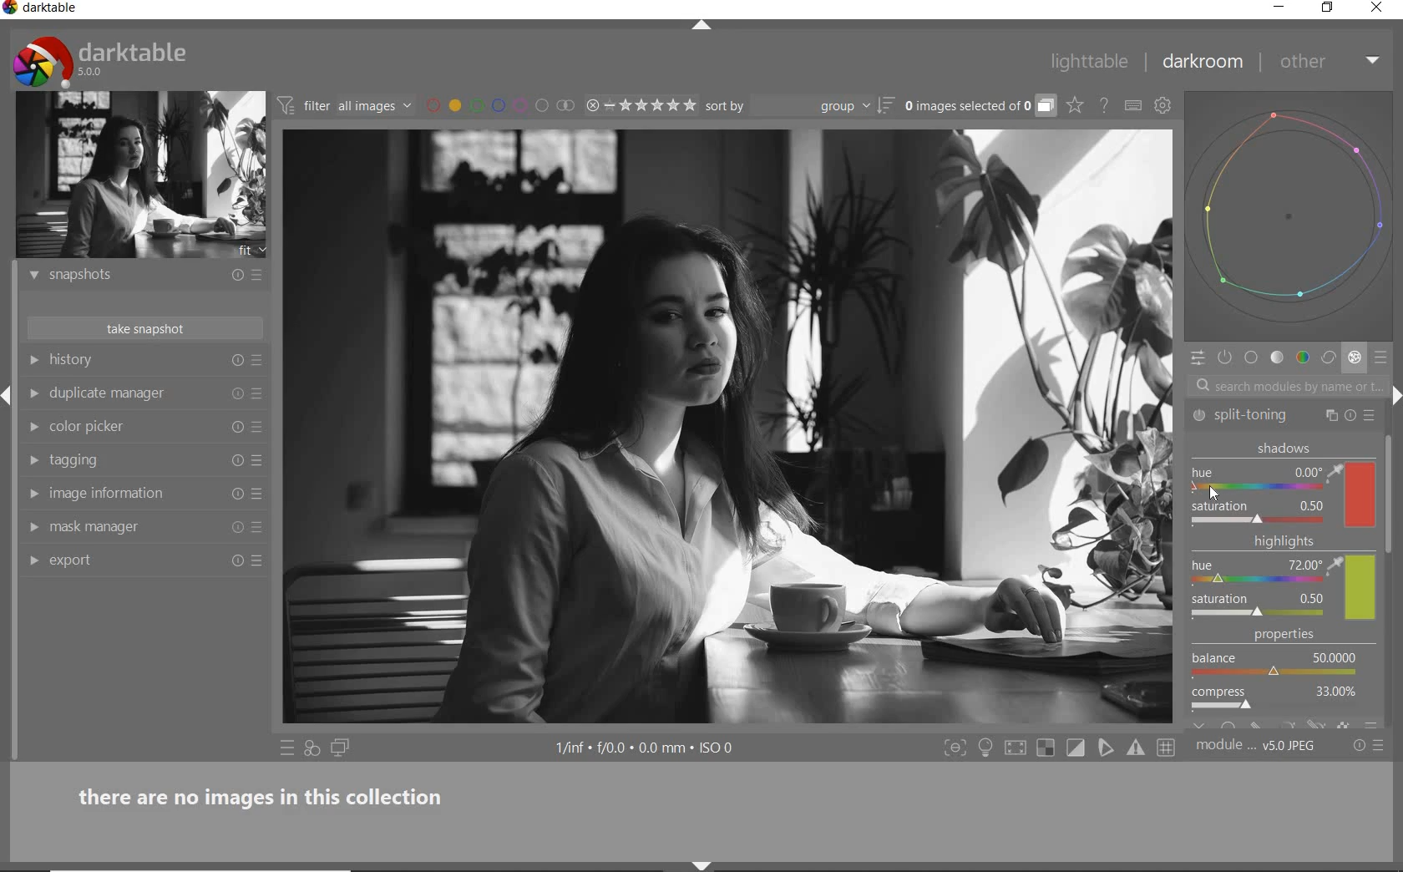  Describe the element at coordinates (1392, 493) in the screenshot. I see `scrollbar` at that location.